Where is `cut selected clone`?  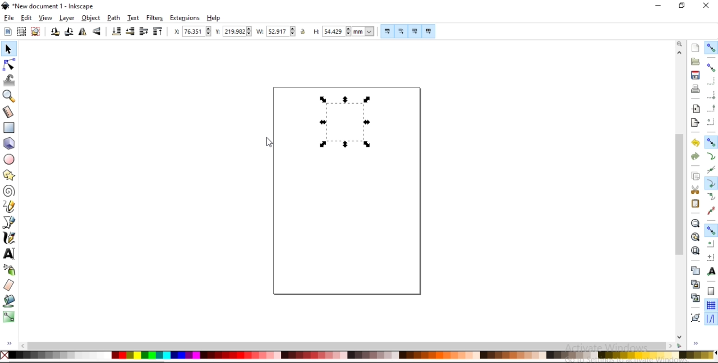 cut selected clone is located at coordinates (694, 299).